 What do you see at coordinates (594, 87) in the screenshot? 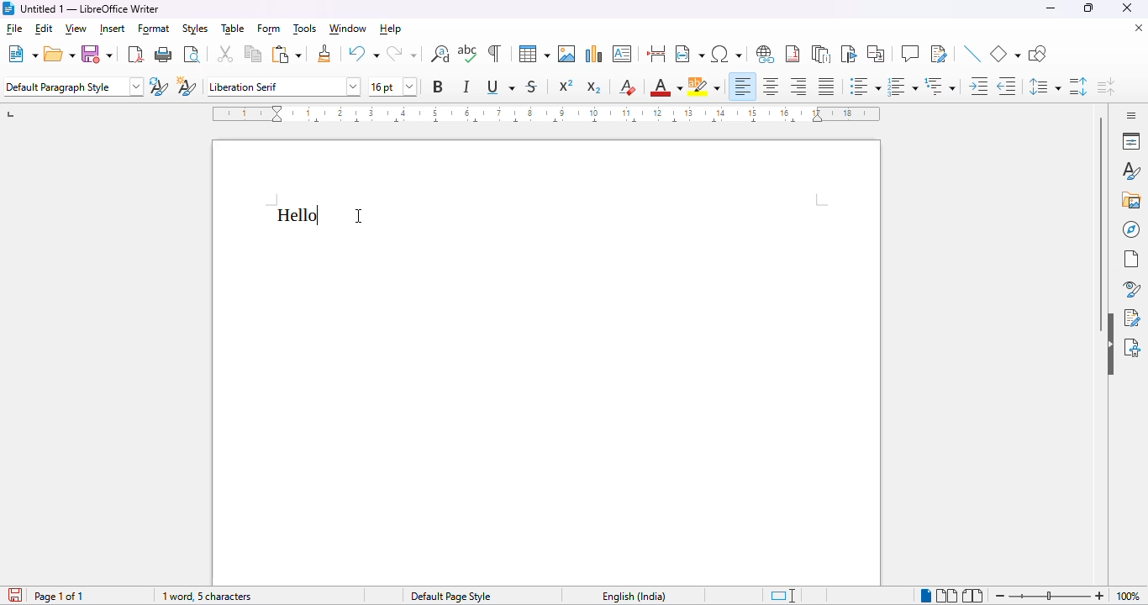
I see `subscript` at bounding box center [594, 87].